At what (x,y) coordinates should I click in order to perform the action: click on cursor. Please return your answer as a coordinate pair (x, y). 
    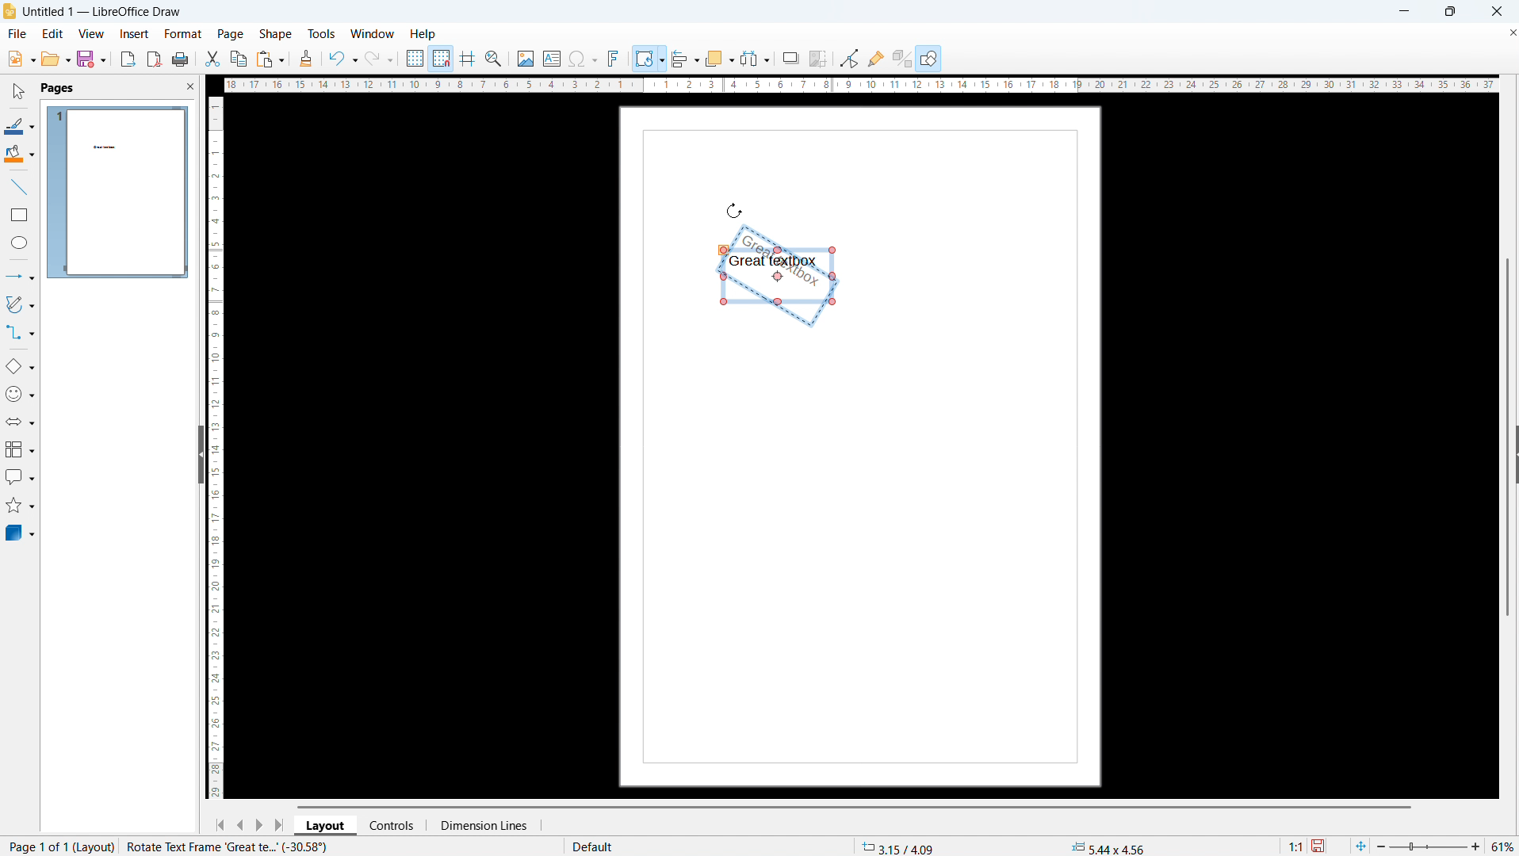
    Looking at the image, I should click on (735, 210).